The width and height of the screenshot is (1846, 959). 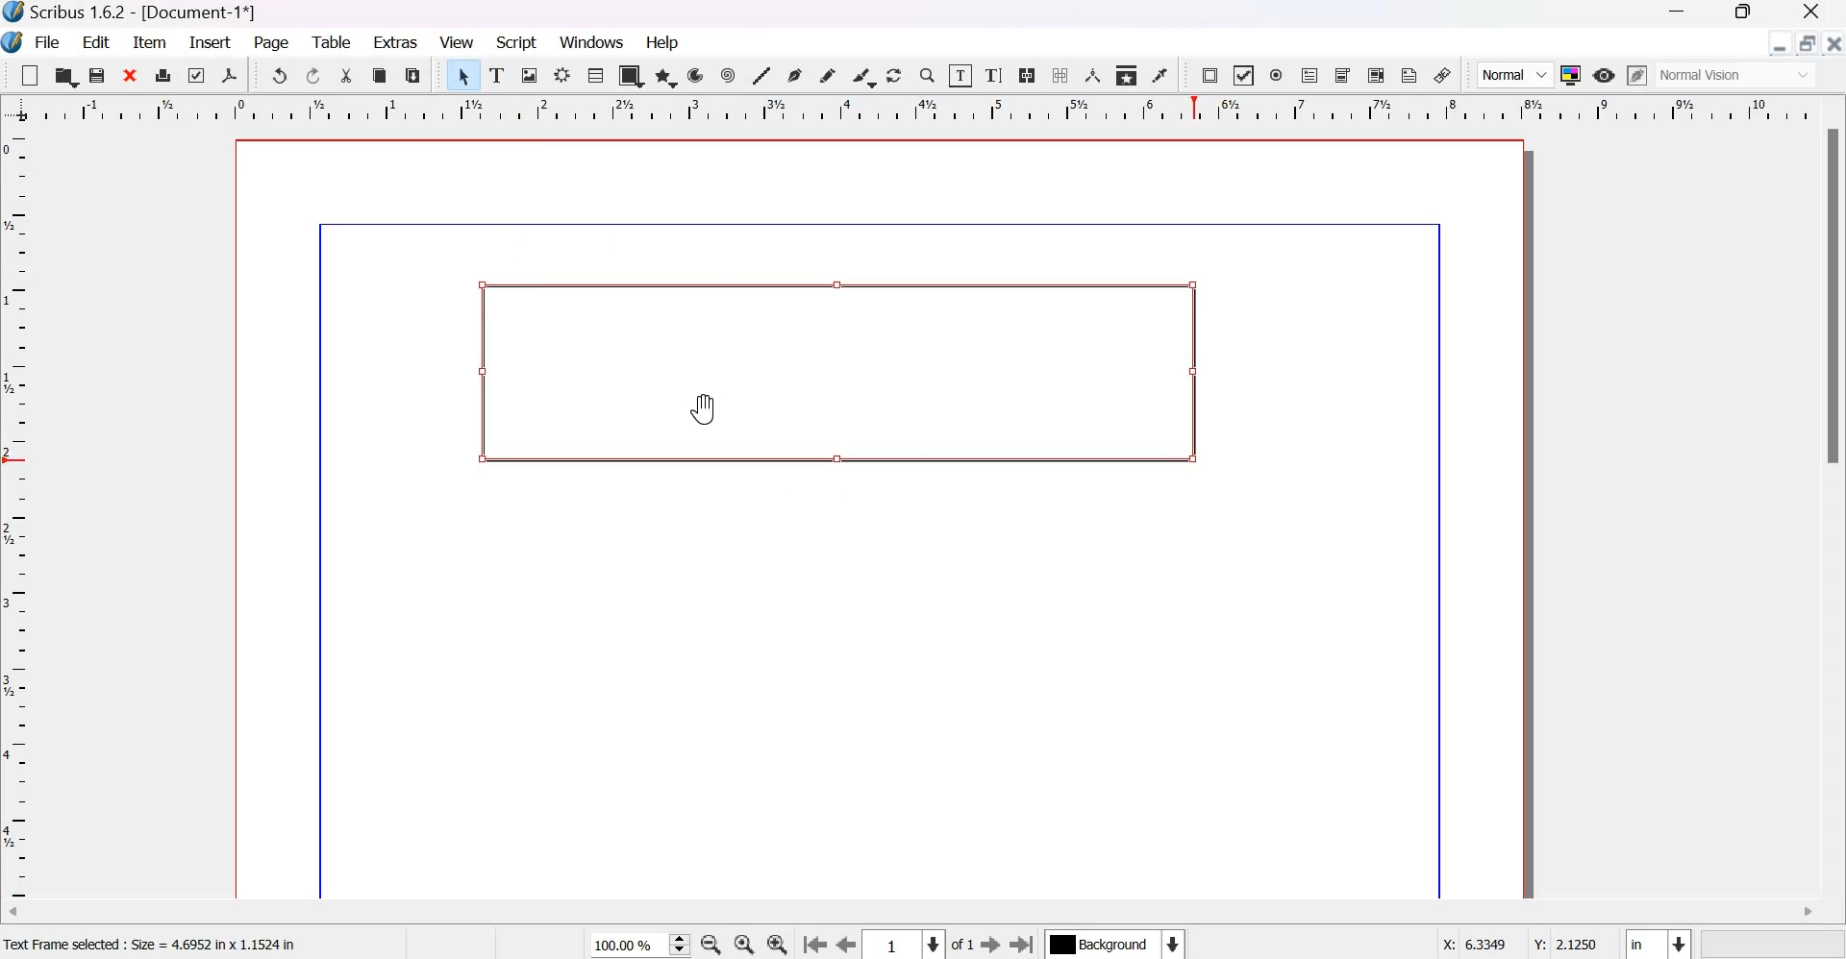 What do you see at coordinates (13, 43) in the screenshot?
I see `Logo` at bounding box center [13, 43].